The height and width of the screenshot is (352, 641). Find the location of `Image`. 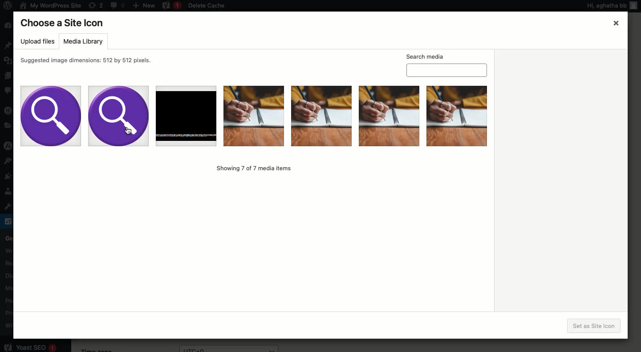

Image is located at coordinates (253, 115).